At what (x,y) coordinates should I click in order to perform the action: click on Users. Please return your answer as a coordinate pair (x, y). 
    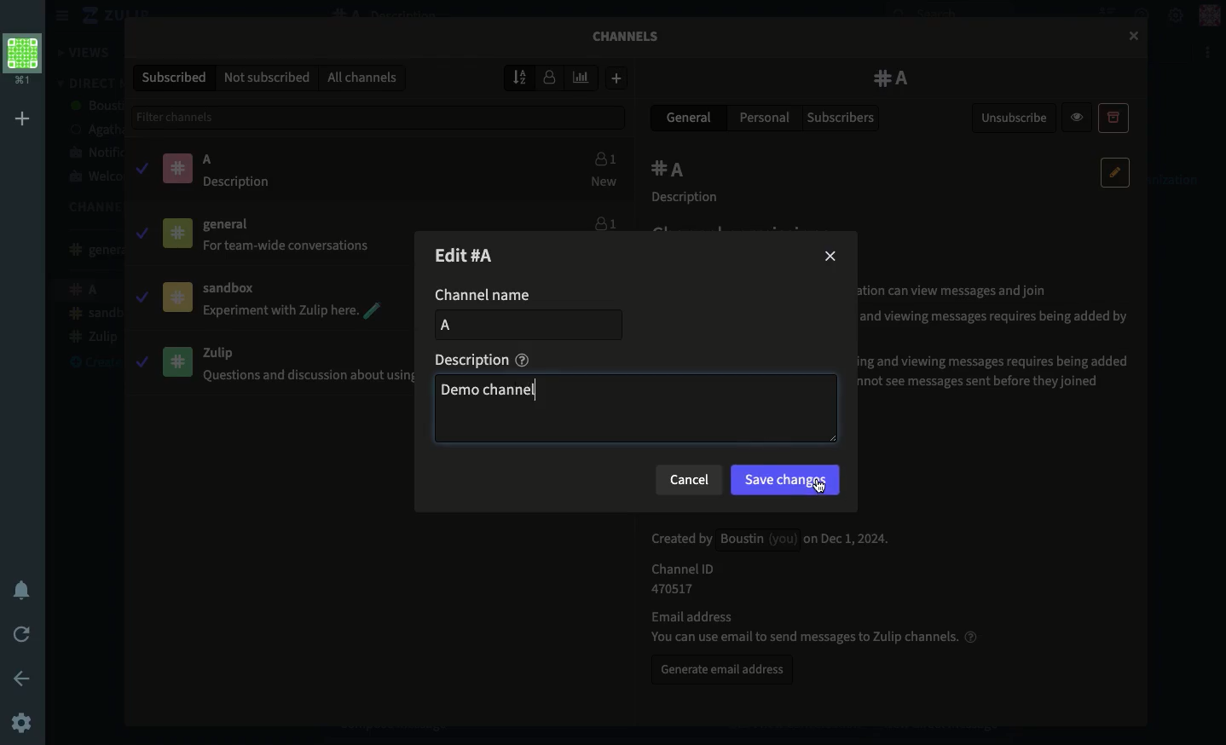
    Looking at the image, I should click on (600, 219).